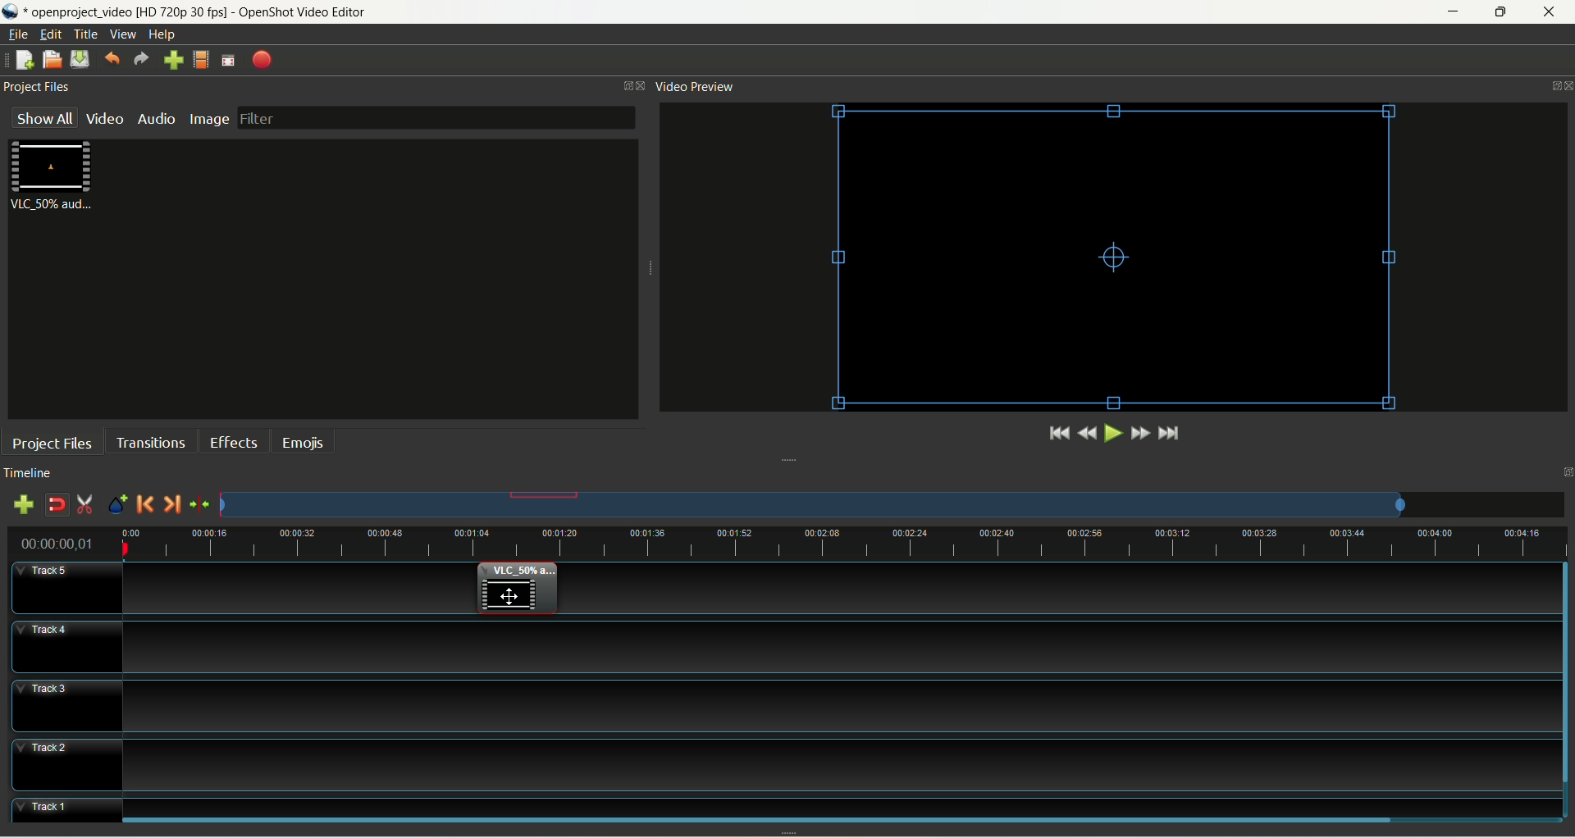 The height and width of the screenshot is (838, 1575). What do you see at coordinates (105, 121) in the screenshot?
I see `video` at bounding box center [105, 121].